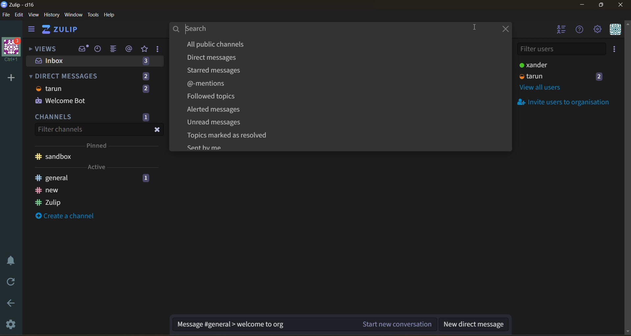  What do you see at coordinates (616, 30) in the screenshot?
I see `personal menu` at bounding box center [616, 30].